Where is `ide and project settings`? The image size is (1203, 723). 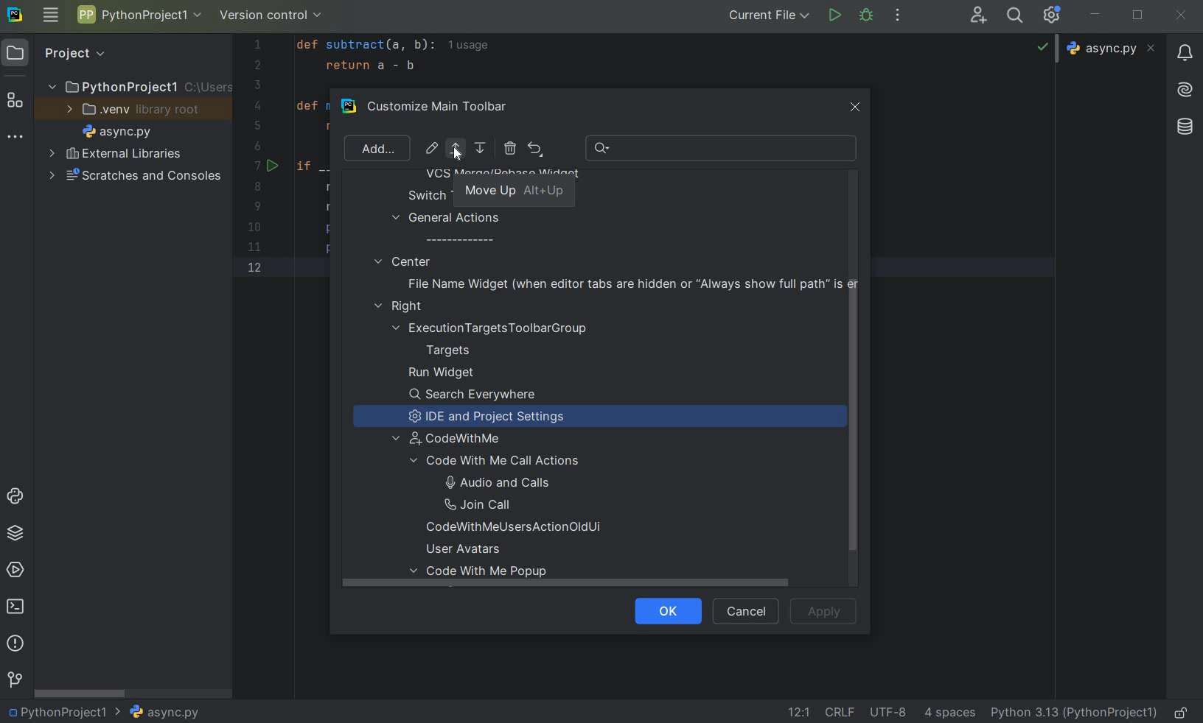 ide and project settings is located at coordinates (493, 417).